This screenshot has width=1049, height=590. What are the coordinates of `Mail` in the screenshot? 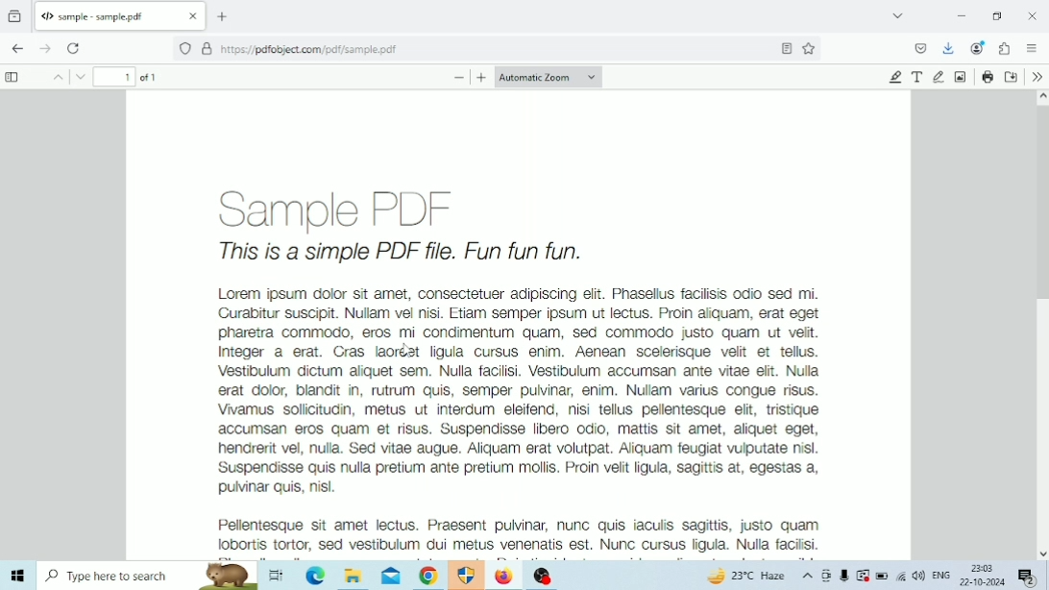 It's located at (391, 577).